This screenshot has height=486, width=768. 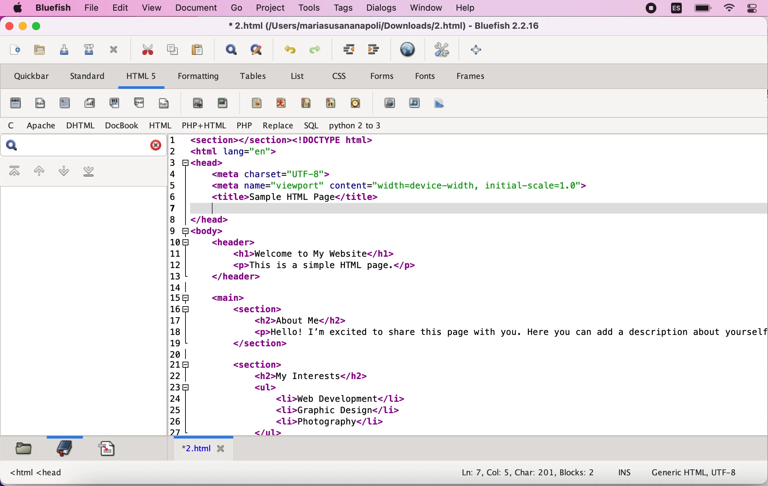 I want to click on file, so click(x=15, y=103).